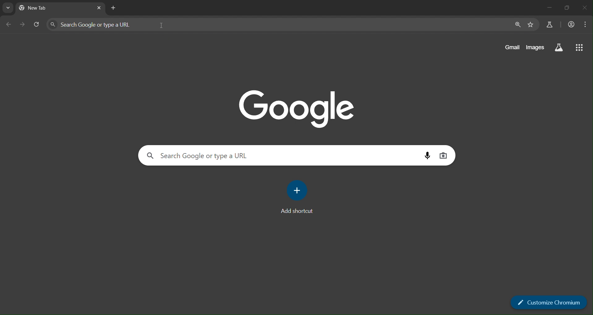 Image resolution: width=593 pixels, height=315 pixels. Describe the element at coordinates (531, 25) in the screenshot. I see `bookmark page` at that location.